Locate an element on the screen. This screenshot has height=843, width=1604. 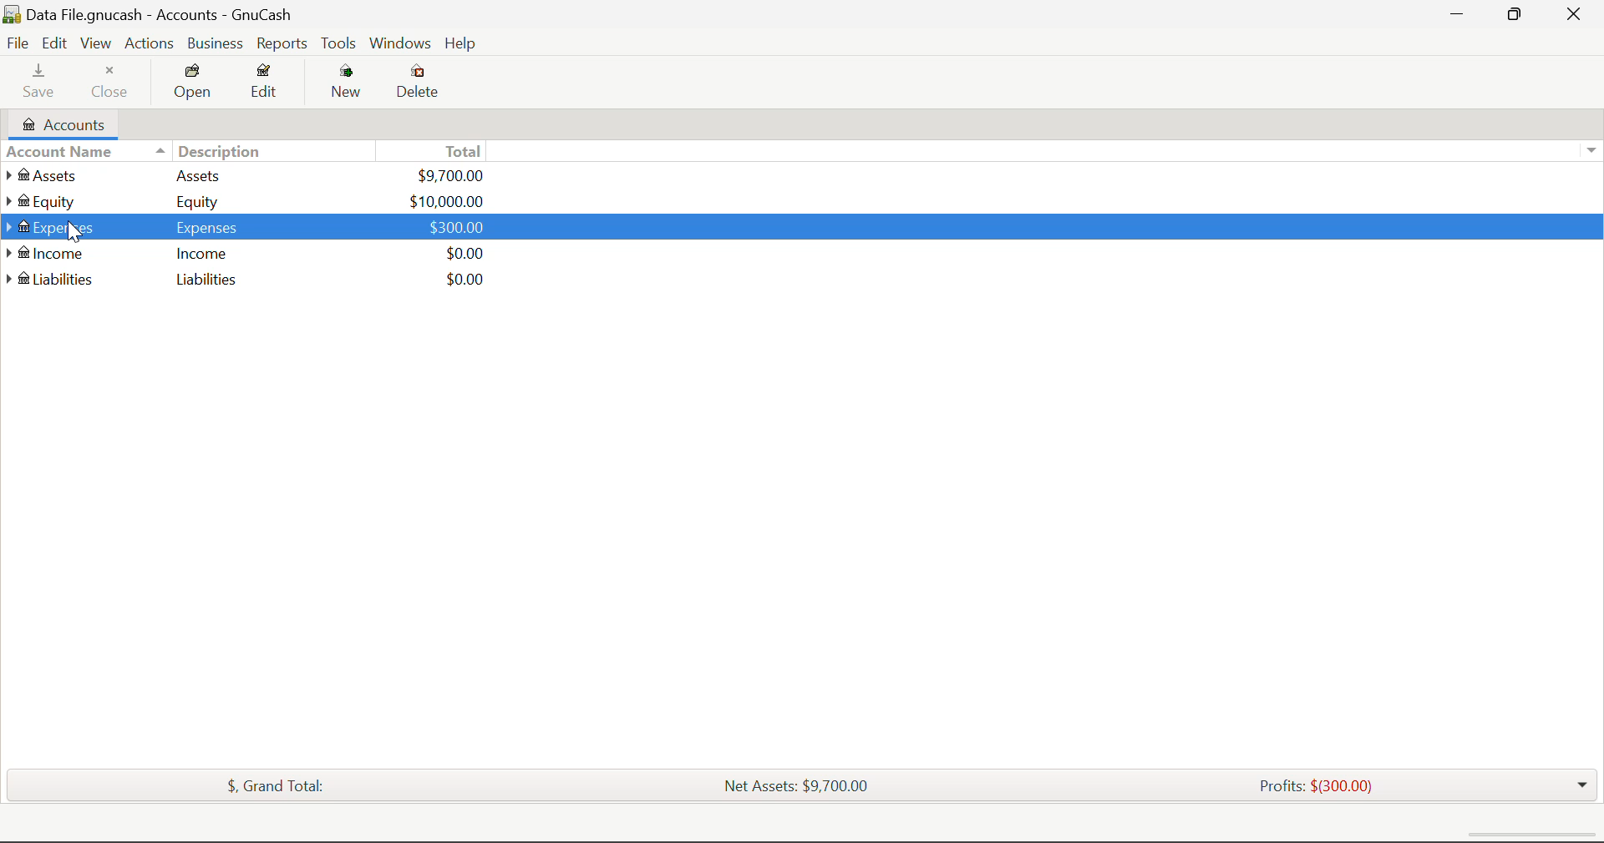
Account Name is located at coordinates (63, 153).